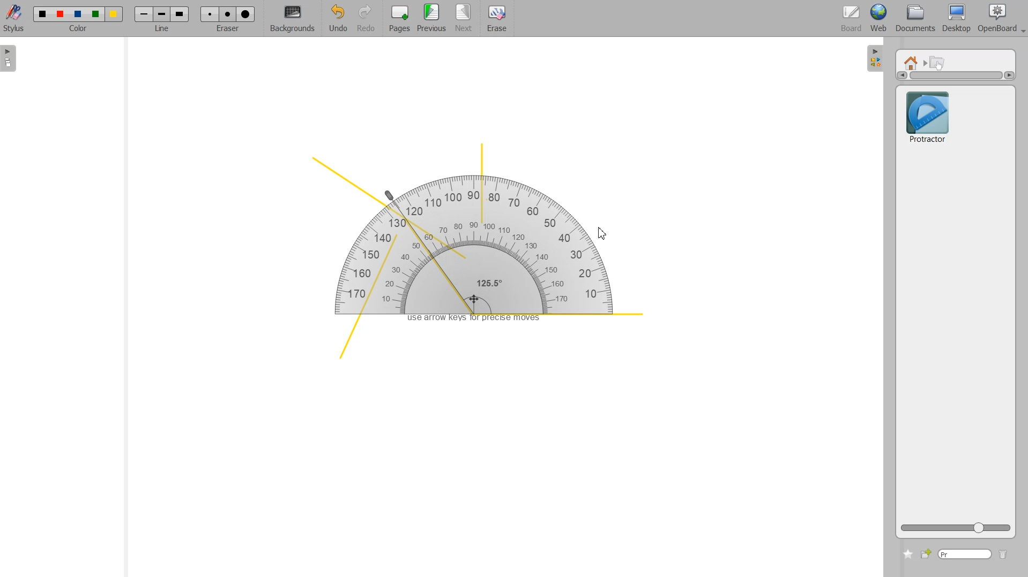 Image resolution: width=1028 pixels, height=577 pixels. Describe the element at coordinates (602, 232) in the screenshot. I see `Cursor` at that location.